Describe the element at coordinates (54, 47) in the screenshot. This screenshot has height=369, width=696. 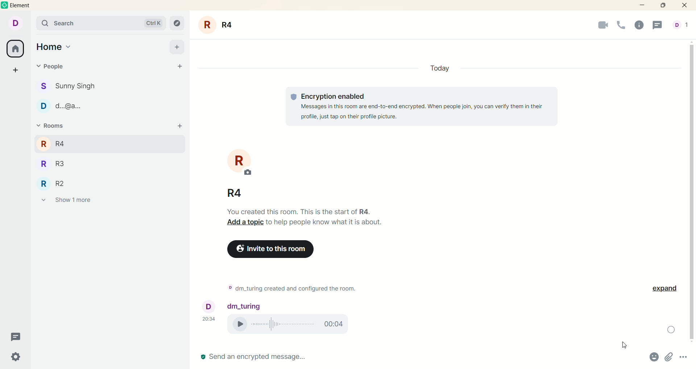
I see `home` at that location.